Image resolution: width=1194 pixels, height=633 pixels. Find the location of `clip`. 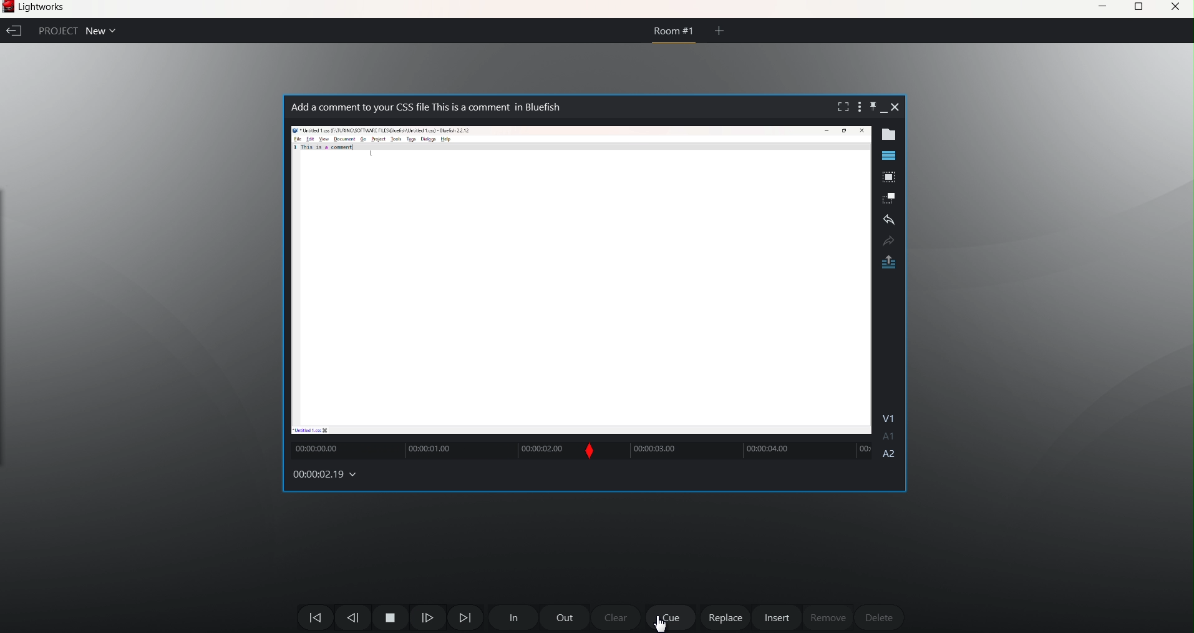

clip is located at coordinates (581, 280).